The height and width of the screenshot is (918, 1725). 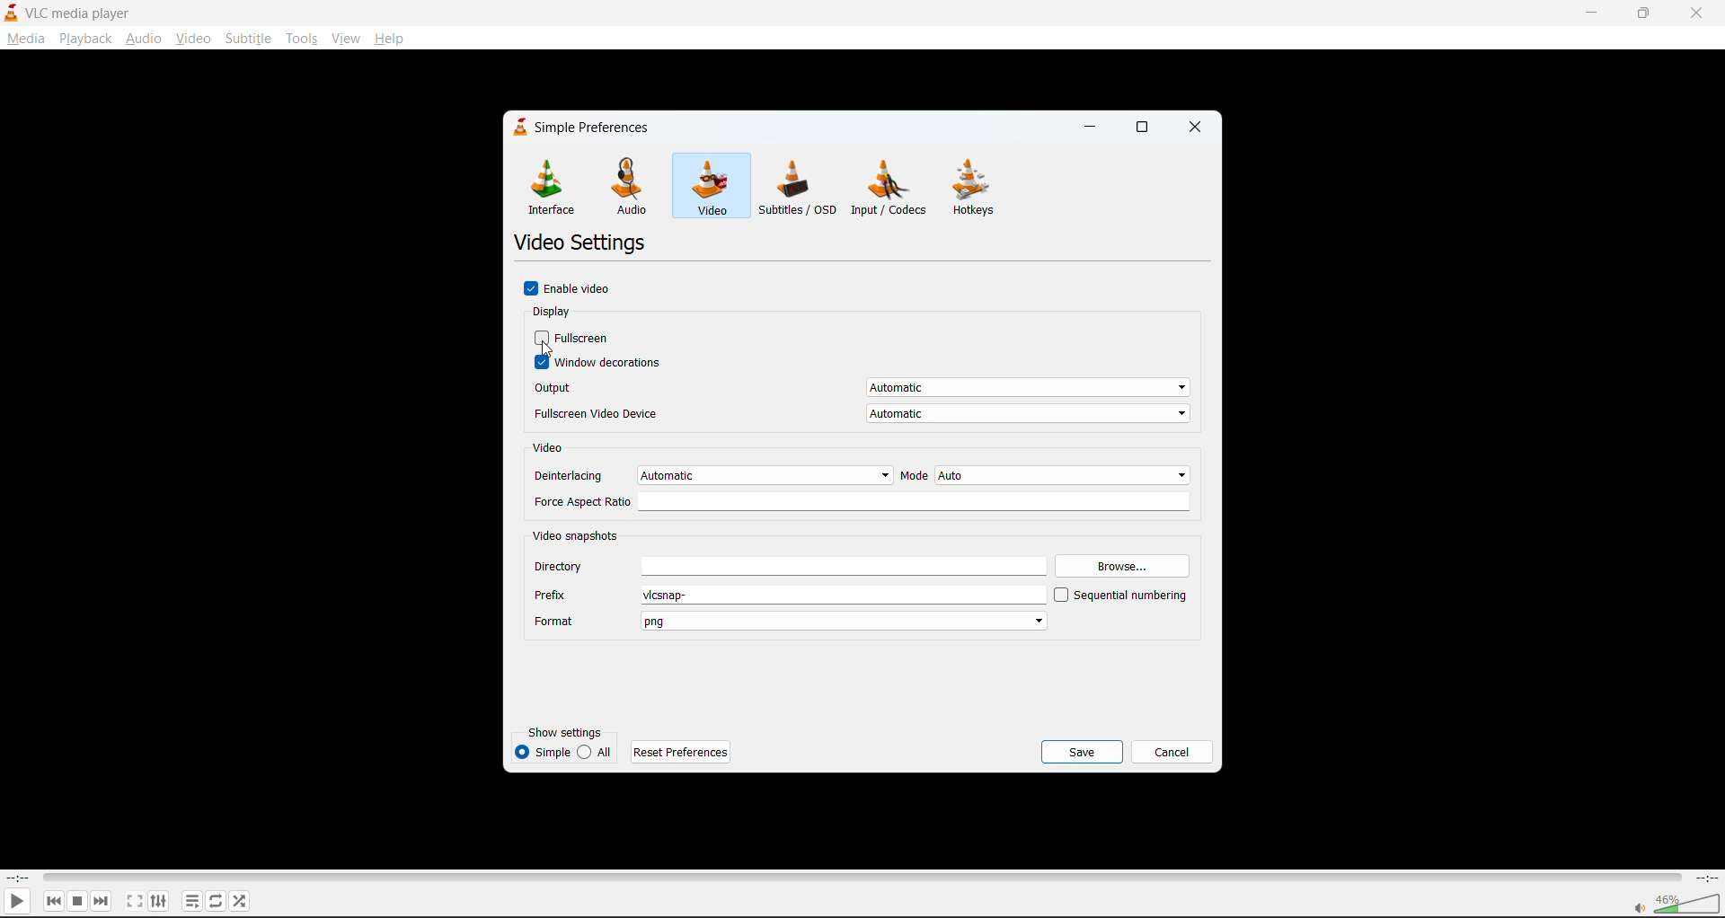 What do you see at coordinates (578, 536) in the screenshot?
I see `video snapshots` at bounding box center [578, 536].